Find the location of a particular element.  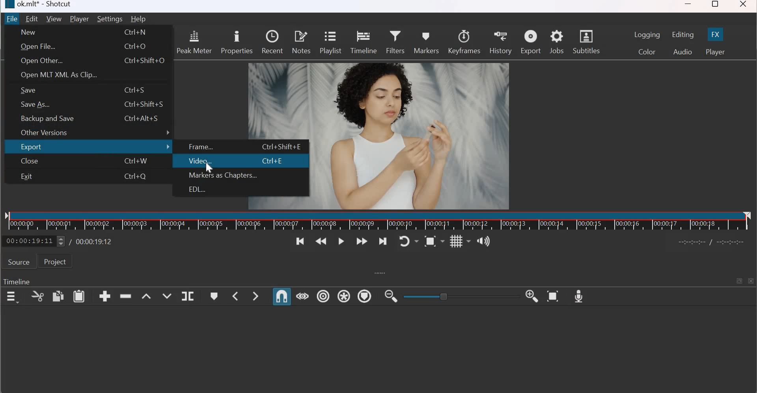

cursor is located at coordinates (211, 167).